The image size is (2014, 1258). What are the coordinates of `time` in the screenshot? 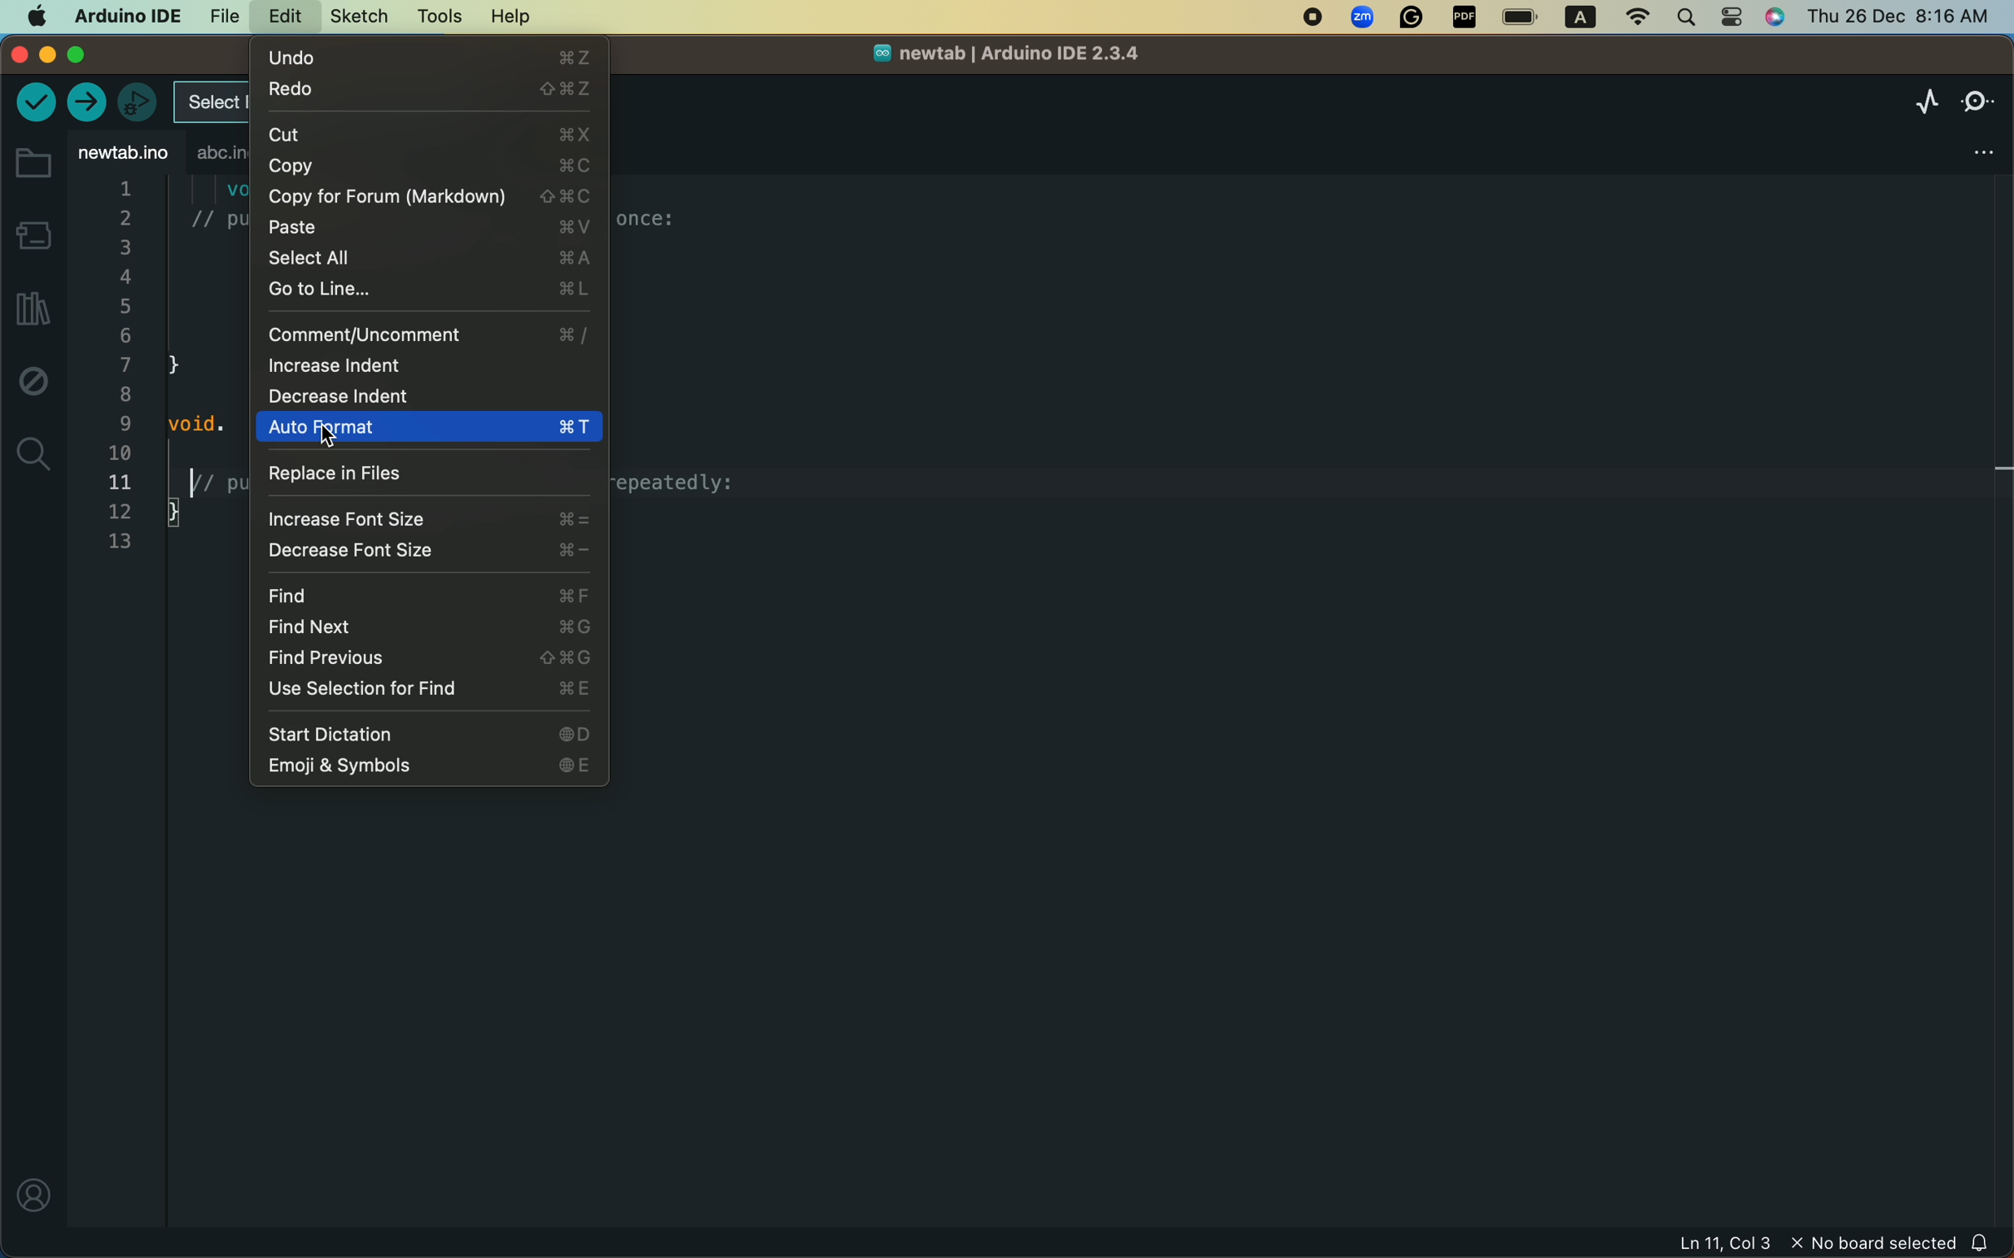 It's located at (1895, 15).